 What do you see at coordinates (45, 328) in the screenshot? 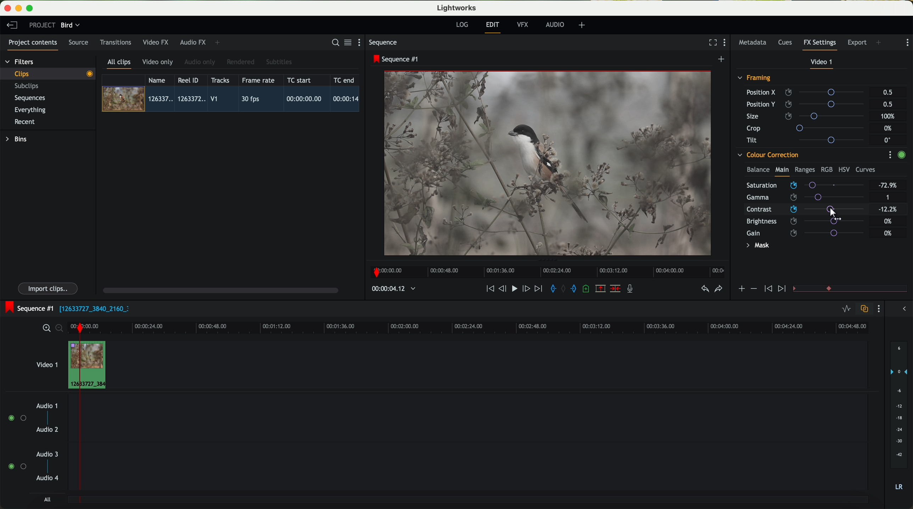
I see `zoom in` at bounding box center [45, 328].